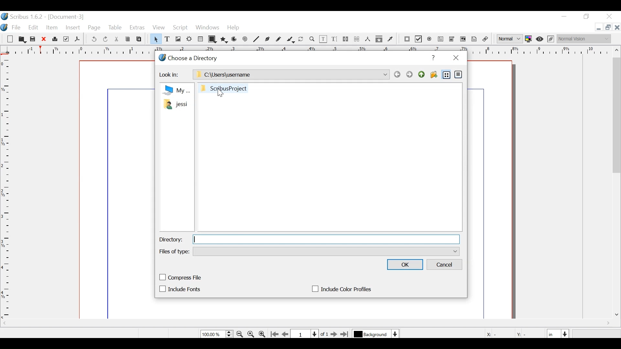  Describe the element at coordinates (286, 334) in the screenshot. I see `Go to previous page` at that location.